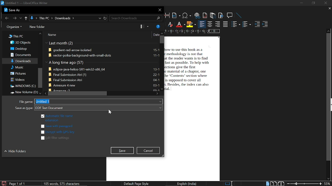 Image resolution: width=332 pixels, height=186 pixels. What do you see at coordinates (57, 126) in the screenshot?
I see `save with passwords` at bounding box center [57, 126].